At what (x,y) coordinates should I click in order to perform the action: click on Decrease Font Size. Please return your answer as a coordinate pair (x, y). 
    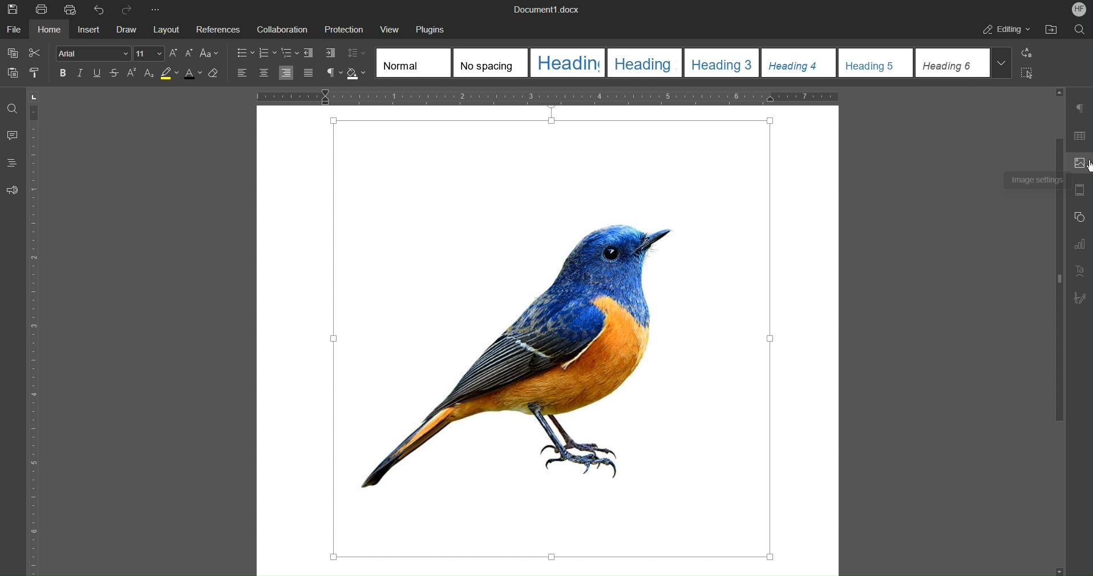
    Looking at the image, I should click on (188, 54).